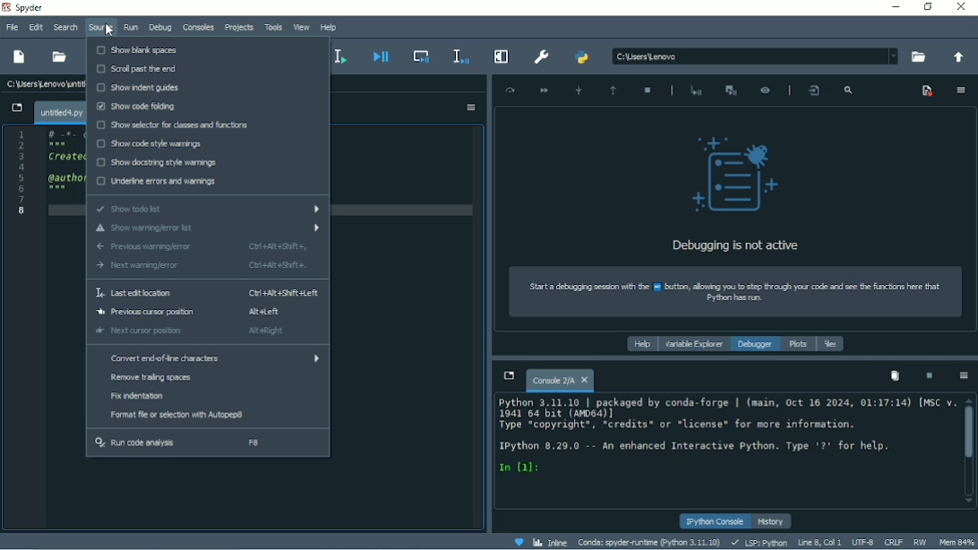  I want to click on Vertical scrollbar, so click(968, 434).